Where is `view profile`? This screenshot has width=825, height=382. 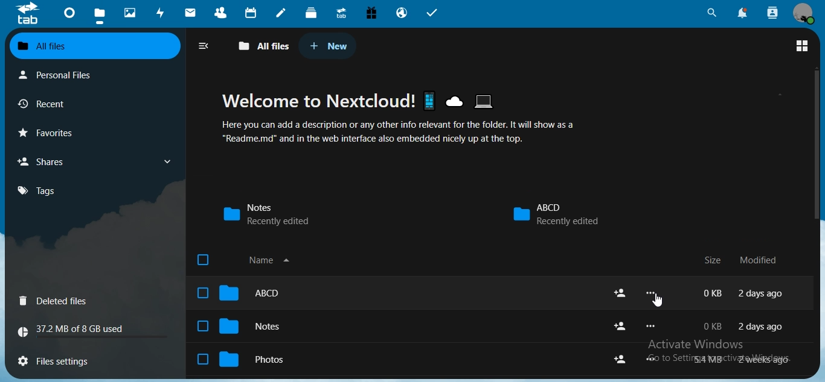 view profile is located at coordinates (803, 14).